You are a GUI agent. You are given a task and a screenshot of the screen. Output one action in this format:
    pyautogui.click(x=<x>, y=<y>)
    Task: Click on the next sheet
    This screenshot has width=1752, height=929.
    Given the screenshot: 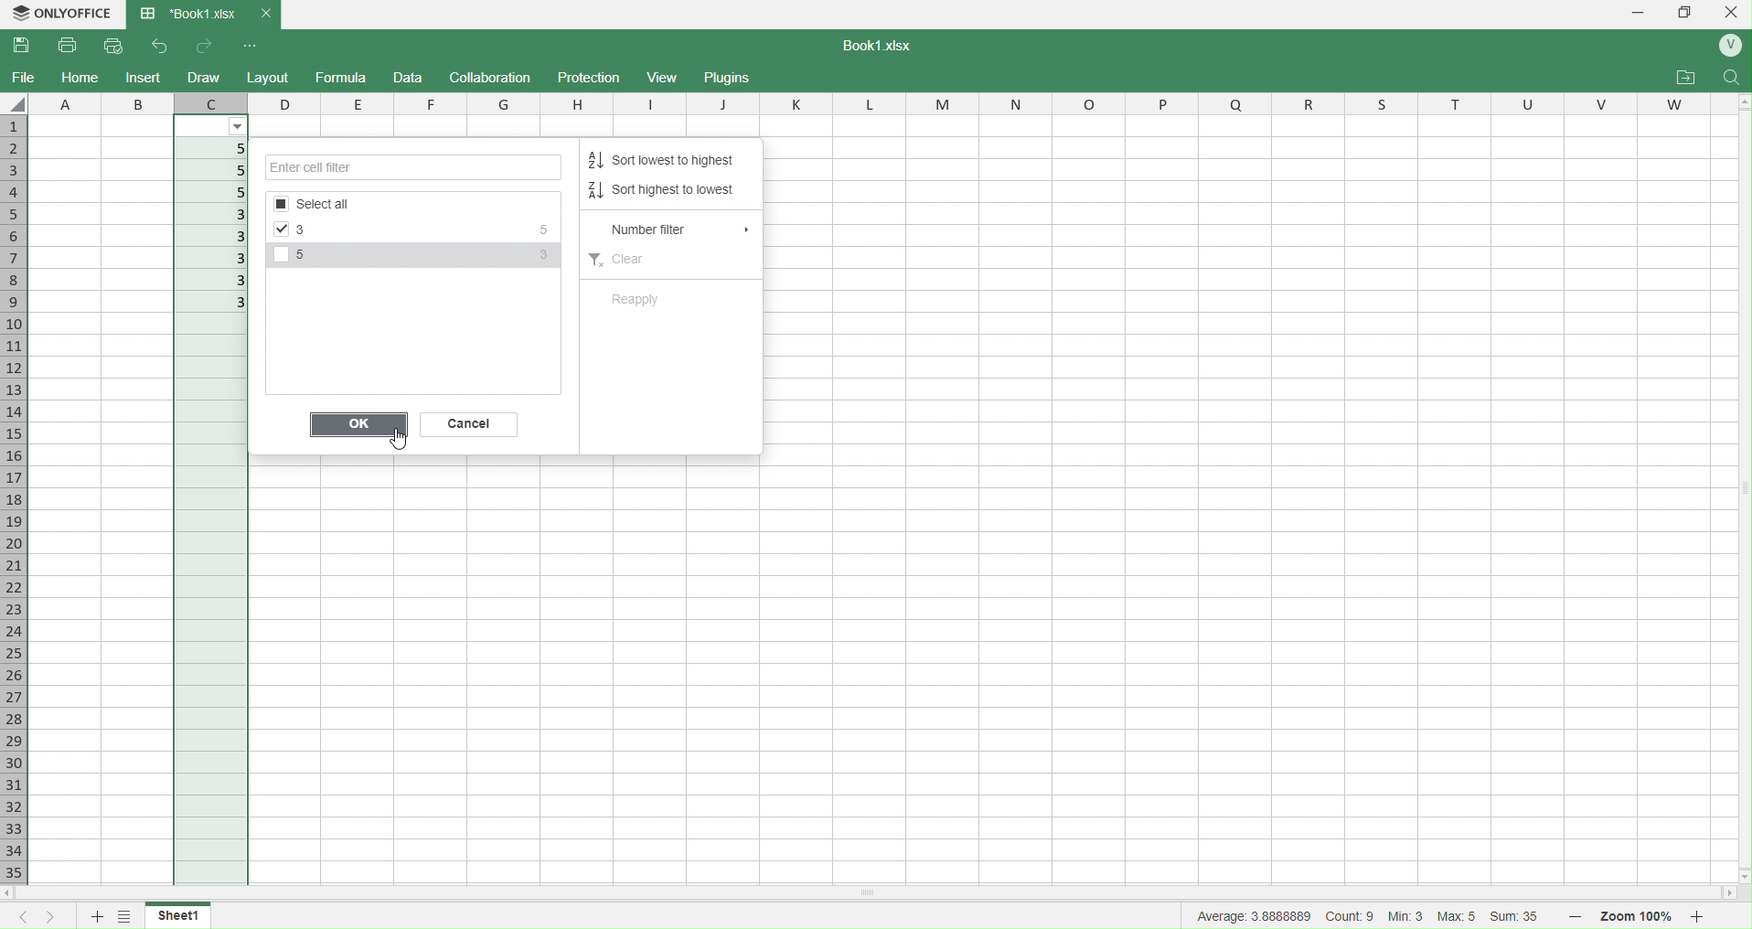 What is the action you would take?
    pyautogui.click(x=57, y=917)
    